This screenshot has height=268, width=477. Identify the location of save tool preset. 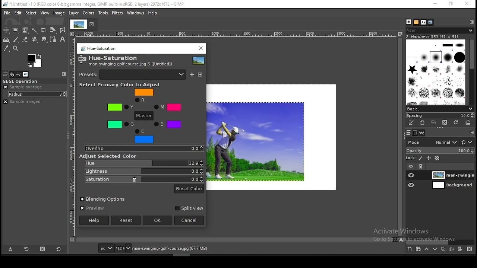
(12, 249).